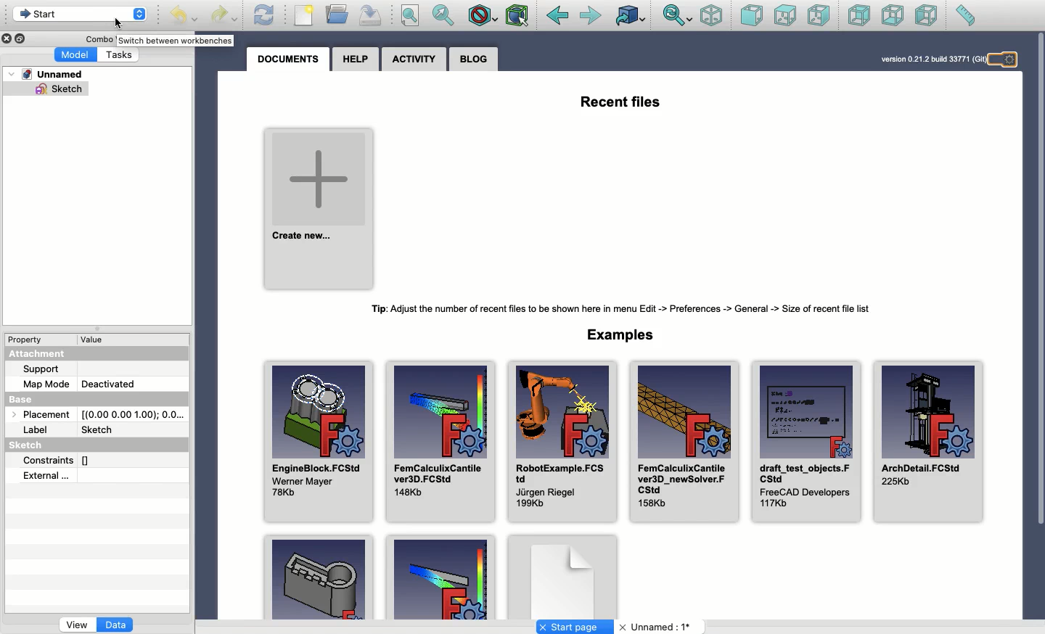 This screenshot has height=634, width=1045. What do you see at coordinates (482, 17) in the screenshot?
I see `Draw style` at bounding box center [482, 17].